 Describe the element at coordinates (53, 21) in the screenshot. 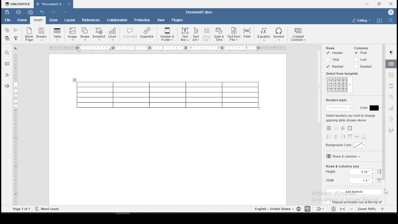

I see `draw` at that location.